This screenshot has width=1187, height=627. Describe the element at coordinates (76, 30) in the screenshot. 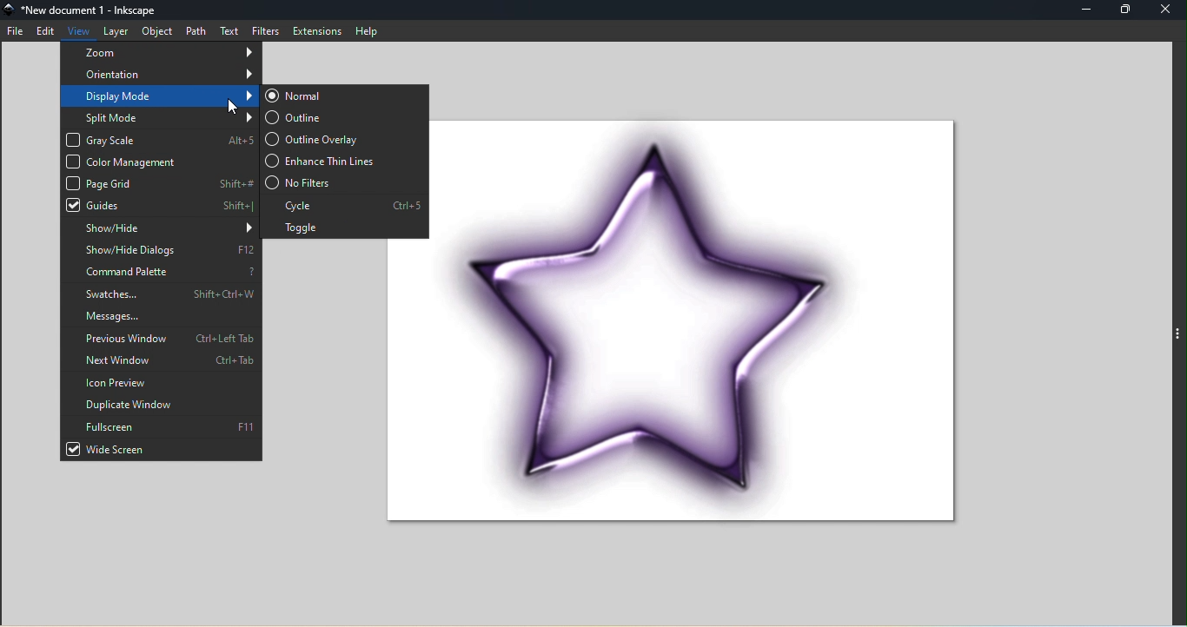

I see `View` at that location.